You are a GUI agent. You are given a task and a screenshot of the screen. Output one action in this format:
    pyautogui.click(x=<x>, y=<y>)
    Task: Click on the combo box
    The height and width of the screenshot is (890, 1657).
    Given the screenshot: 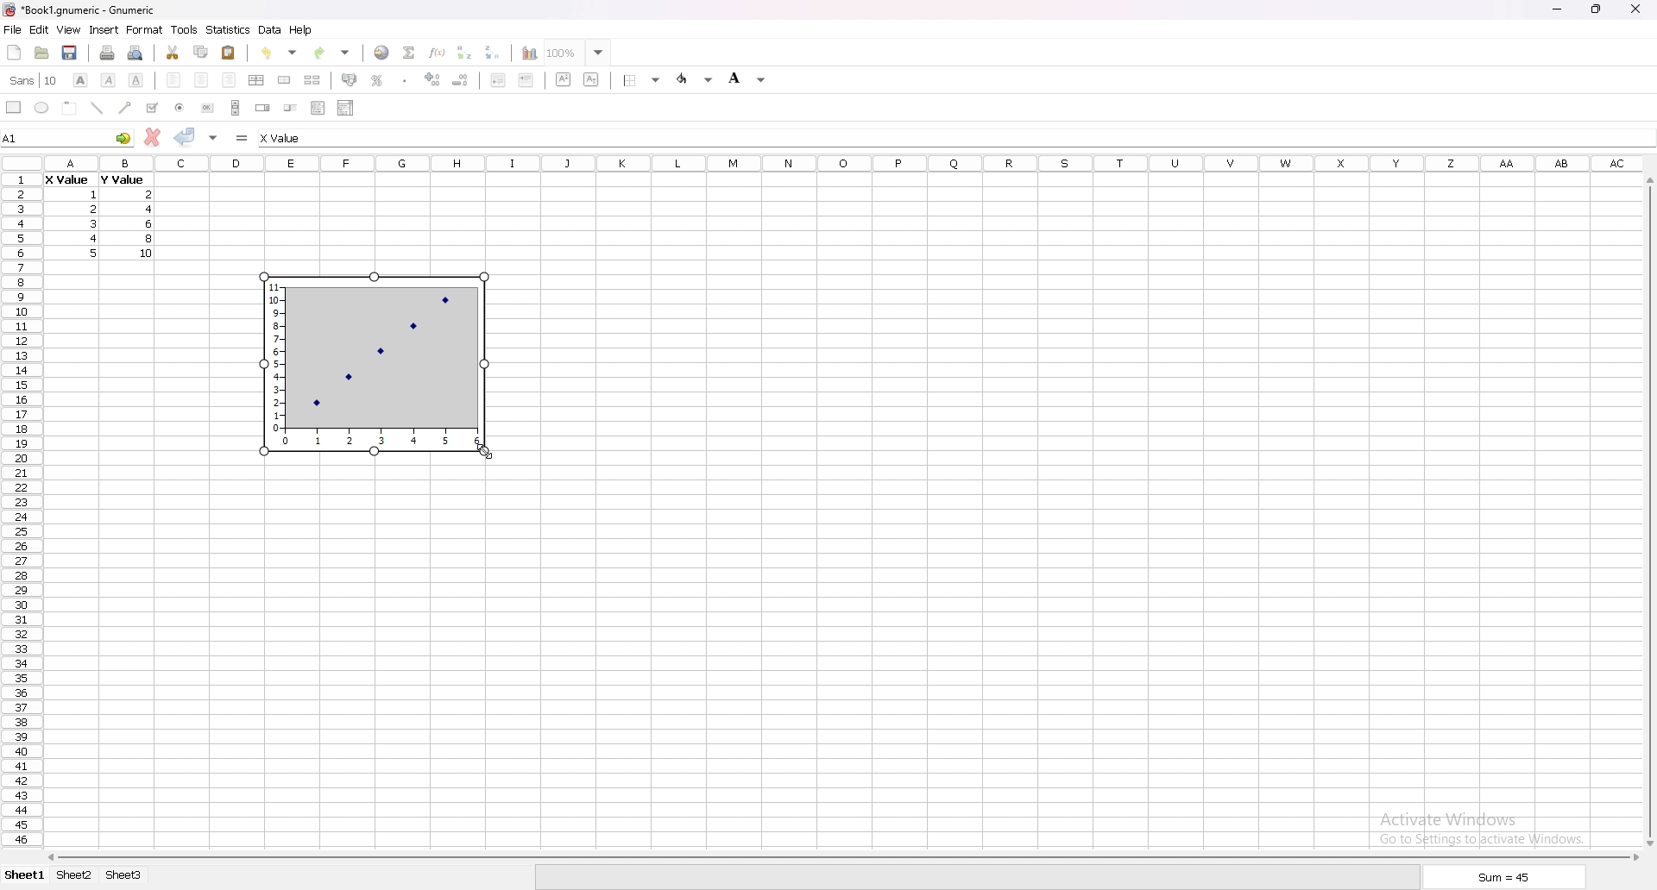 What is the action you would take?
    pyautogui.click(x=345, y=107)
    